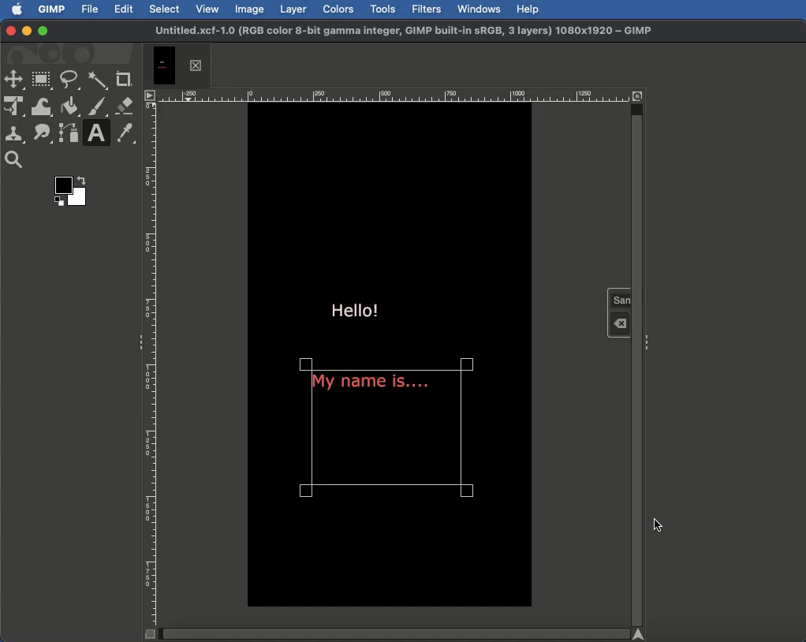  Describe the element at coordinates (403, 32) in the screenshot. I see `GIMP project` at that location.